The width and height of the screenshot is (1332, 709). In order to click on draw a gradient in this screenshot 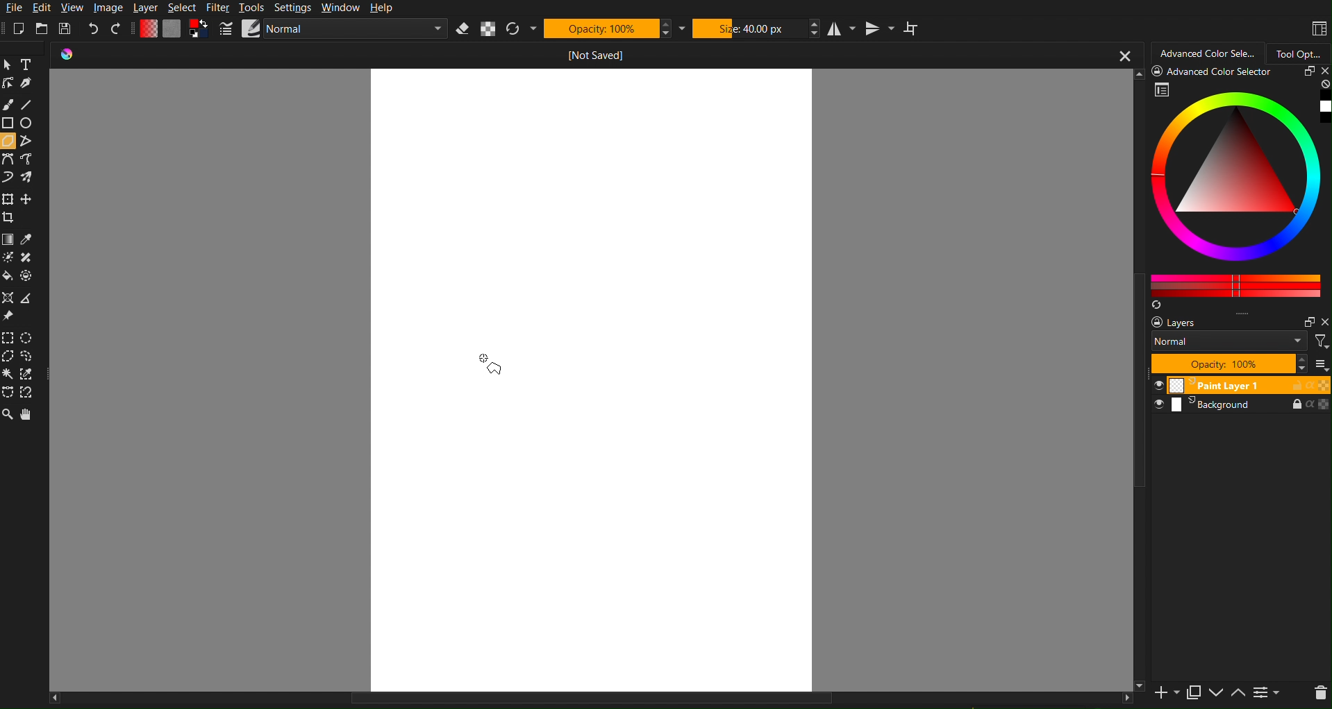, I will do `click(8, 238)`.